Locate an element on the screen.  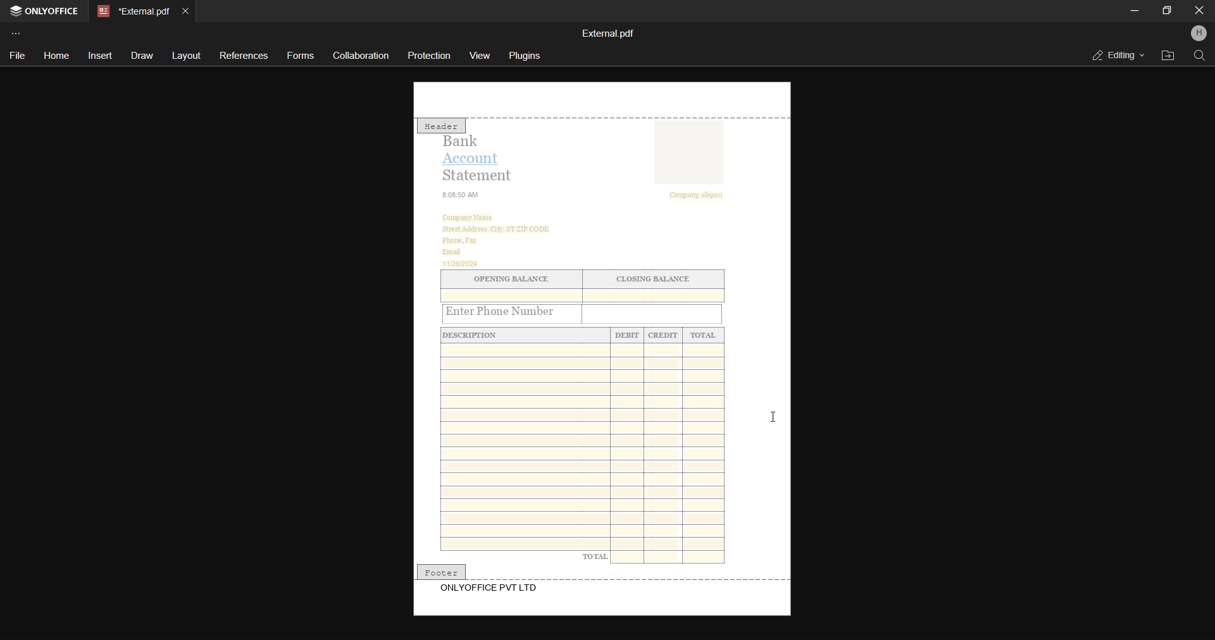
I cursor is located at coordinates (773, 417).